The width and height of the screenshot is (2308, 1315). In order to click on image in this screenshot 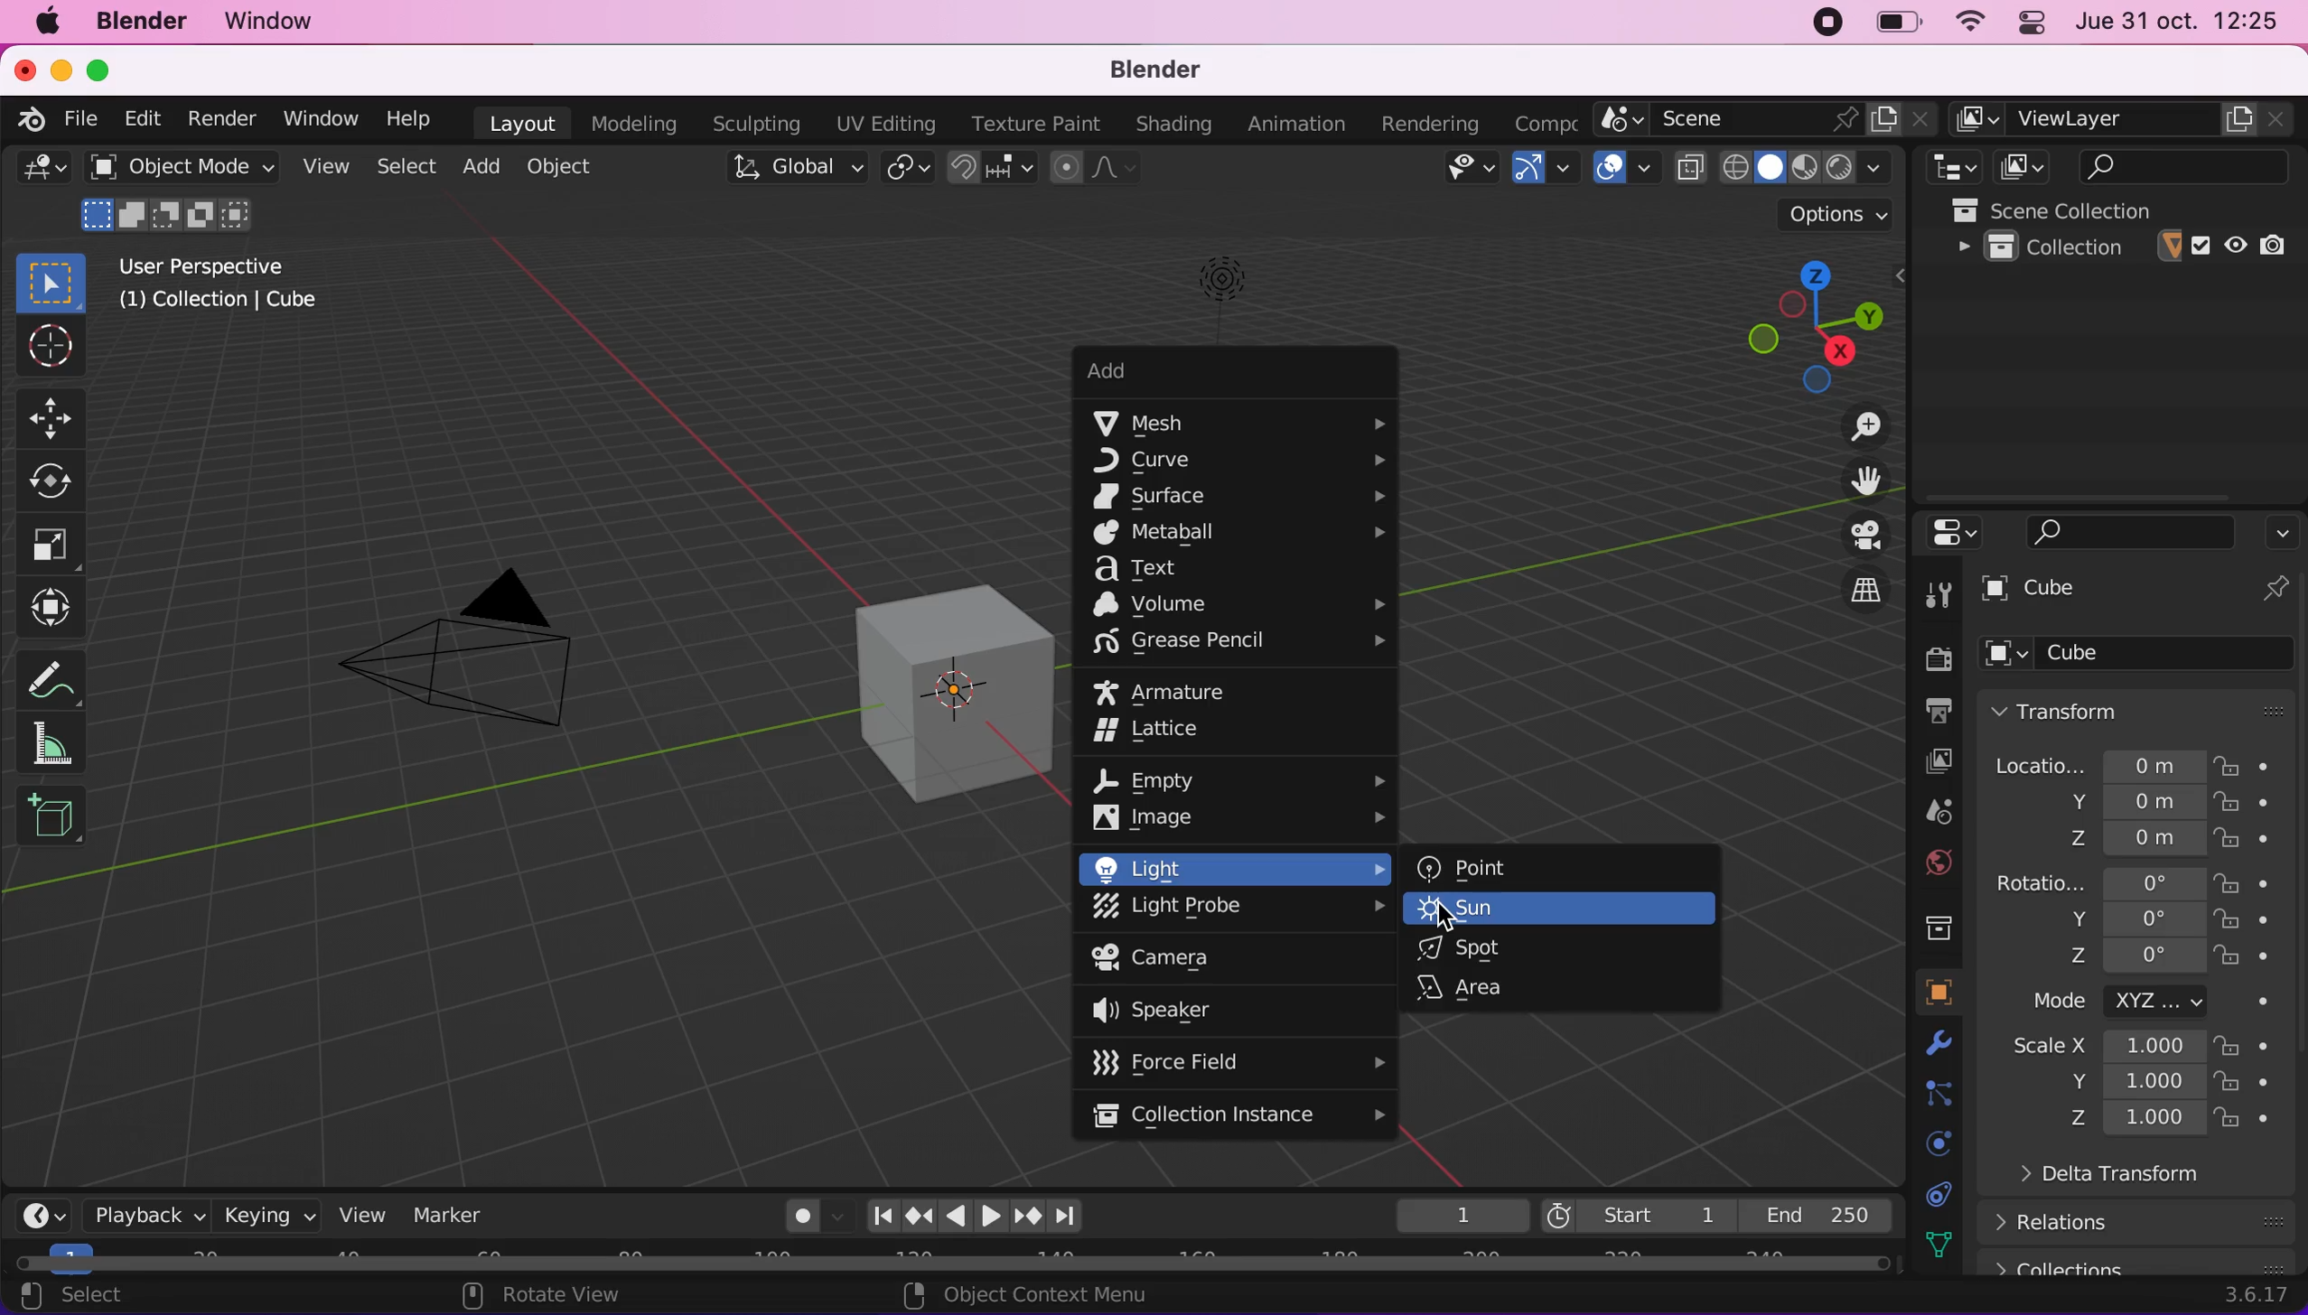, I will do `click(1239, 817)`.